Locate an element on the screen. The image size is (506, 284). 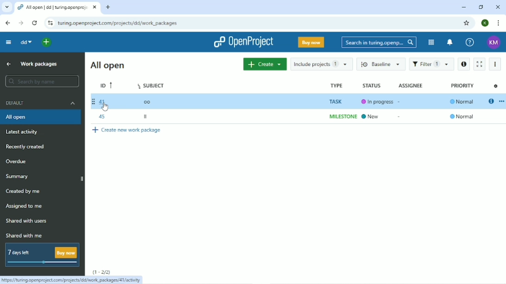
Open details view is located at coordinates (464, 64).